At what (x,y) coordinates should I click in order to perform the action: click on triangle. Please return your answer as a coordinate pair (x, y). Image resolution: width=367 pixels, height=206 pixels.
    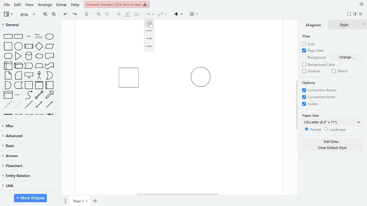
    Looking at the image, I should click on (19, 56).